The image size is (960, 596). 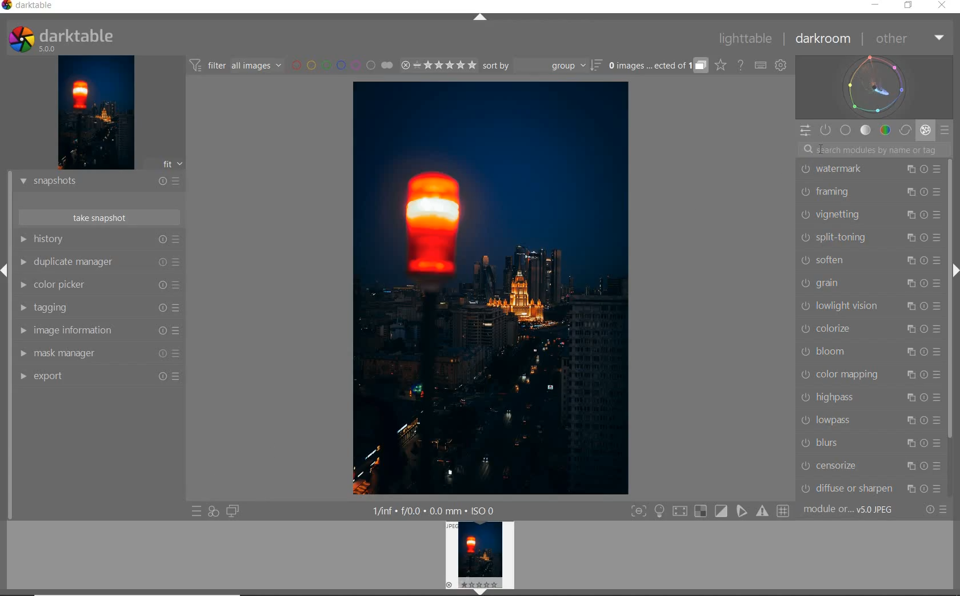 I want to click on Multiple instance, so click(x=905, y=283).